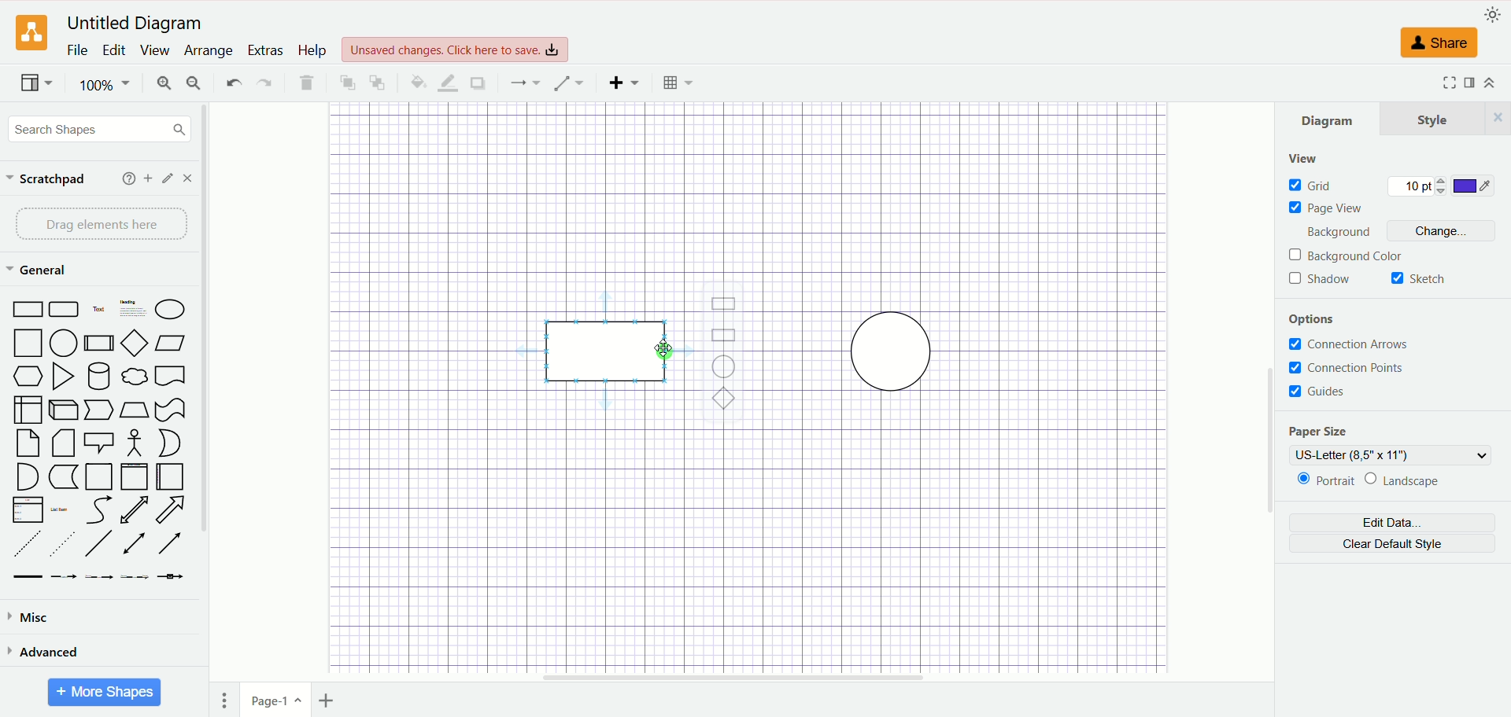  Describe the element at coordinates (137, 544) in the screenshot. I see `Line with Two Arrows` at that location.